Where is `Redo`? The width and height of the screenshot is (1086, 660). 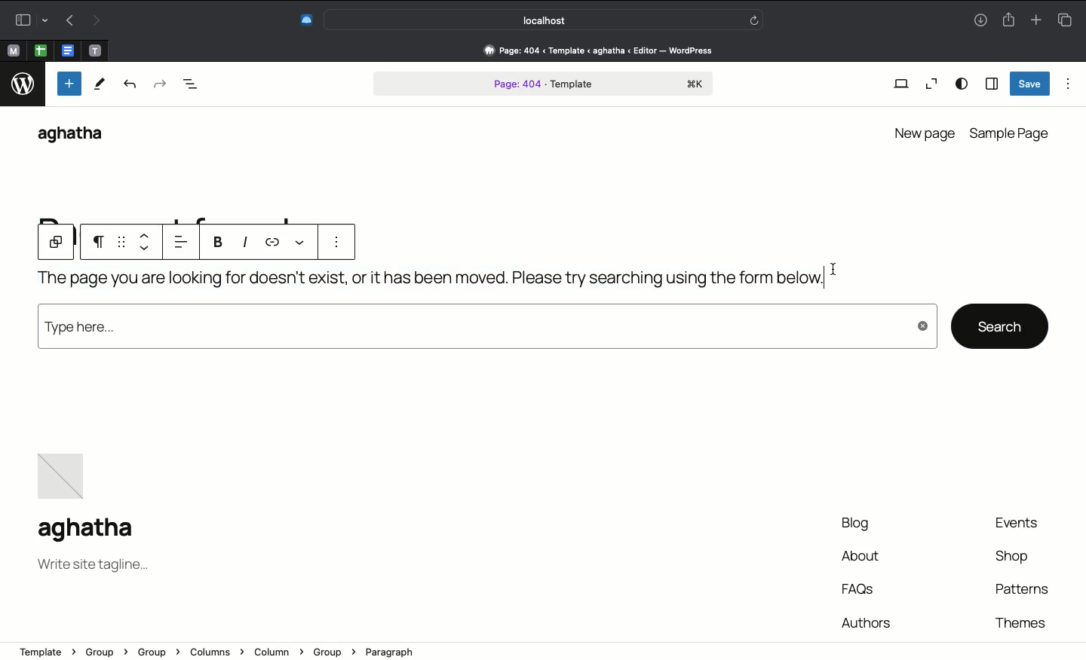 Redo is located at coordinates (159, 85).